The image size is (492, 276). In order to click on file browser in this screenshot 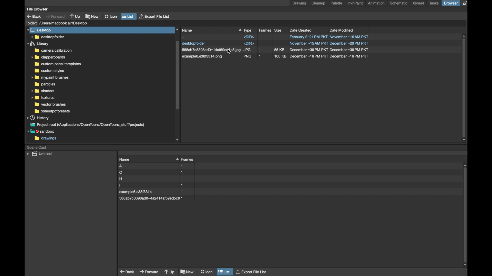, I will do `click(37, 9)`.